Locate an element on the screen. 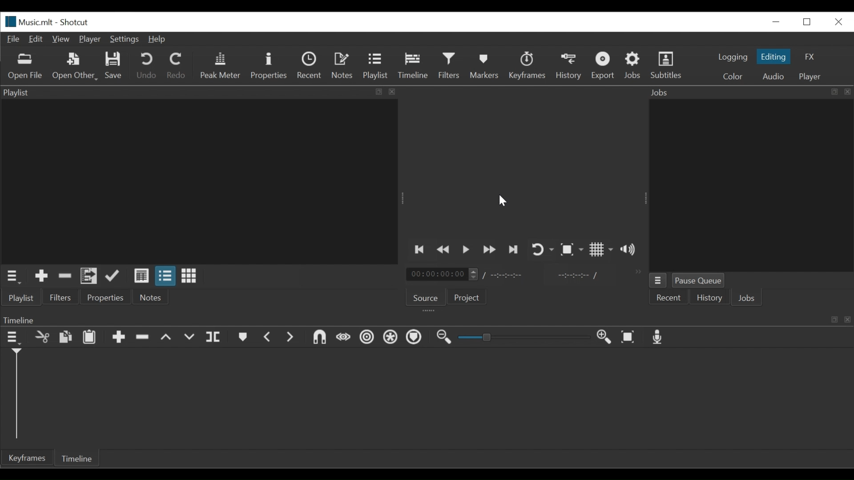 The height and width of the screenshot is (480, 854). Filters is located at coordinates (61, 297).